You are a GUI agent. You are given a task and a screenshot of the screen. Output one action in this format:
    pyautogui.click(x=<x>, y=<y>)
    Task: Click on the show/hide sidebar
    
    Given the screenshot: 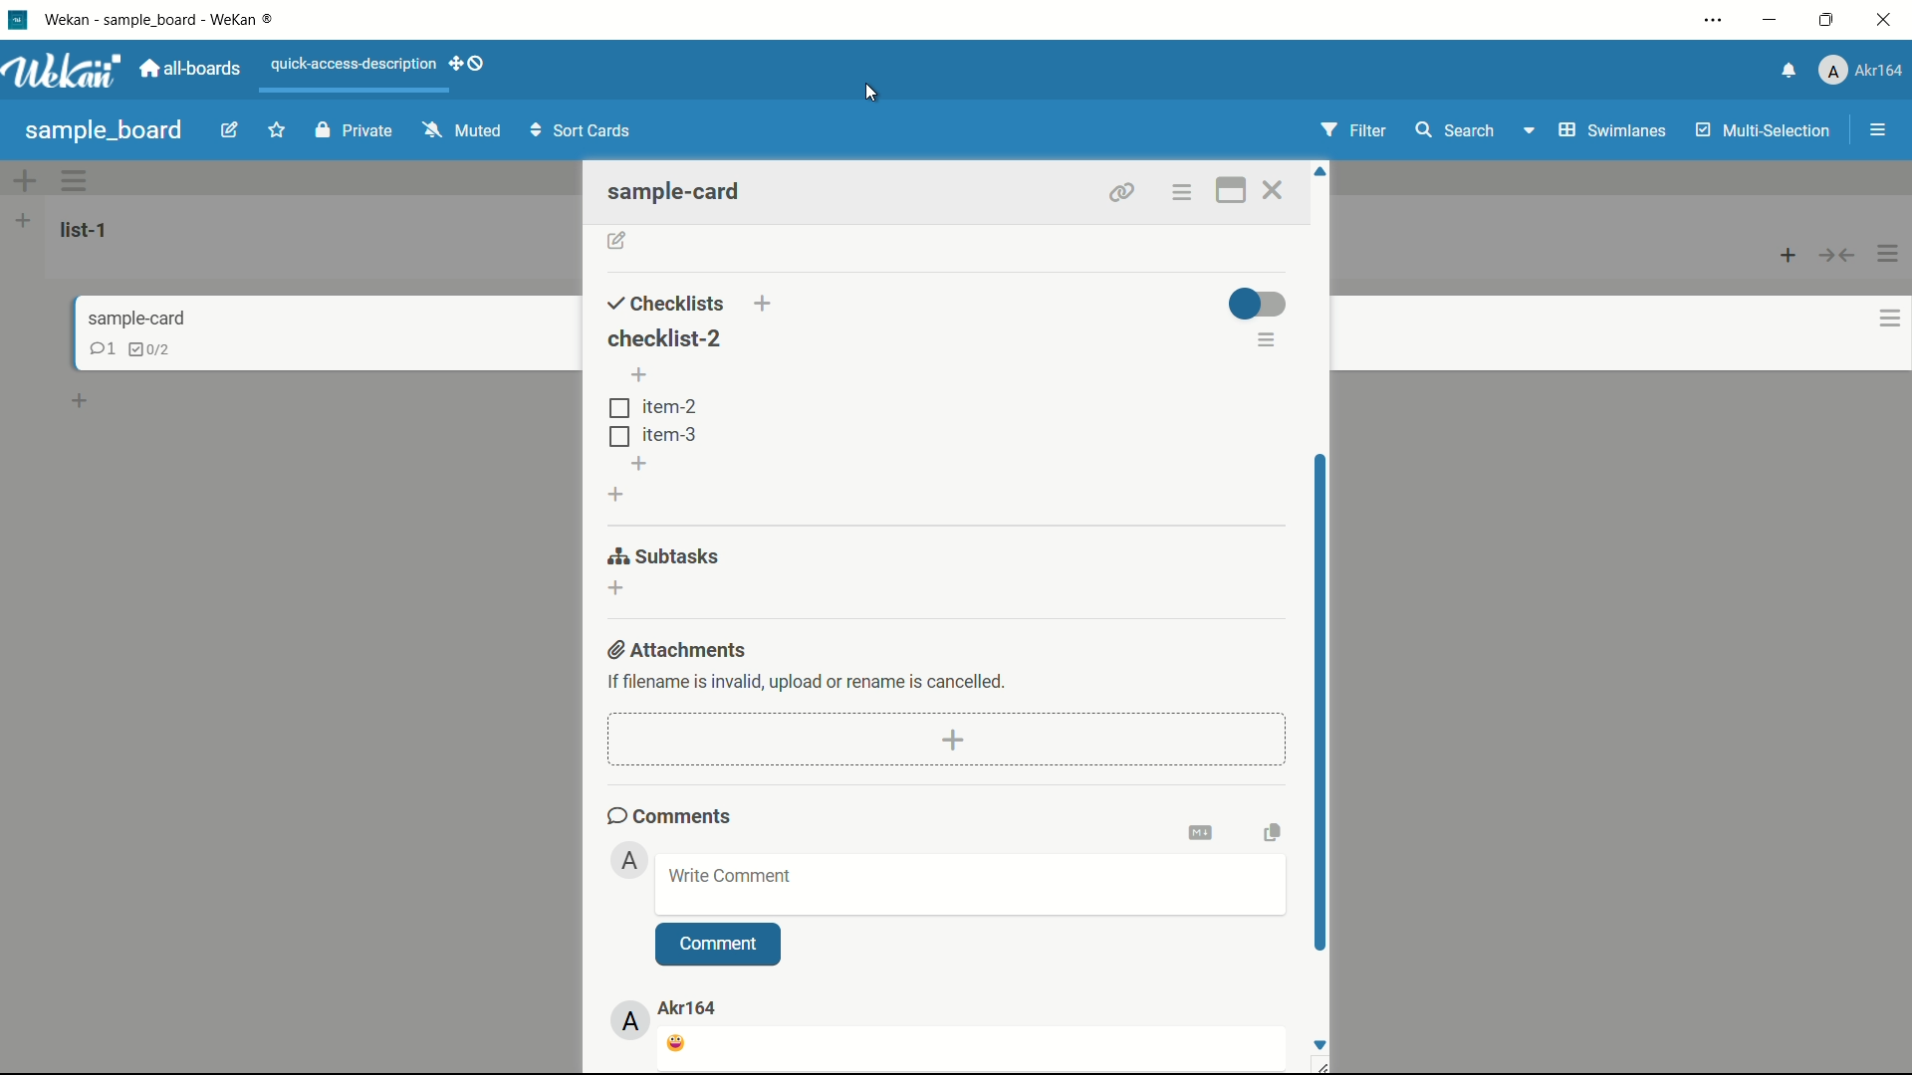 What is the action you would take?
    pyautogui.click(x=1877, y=130)
    